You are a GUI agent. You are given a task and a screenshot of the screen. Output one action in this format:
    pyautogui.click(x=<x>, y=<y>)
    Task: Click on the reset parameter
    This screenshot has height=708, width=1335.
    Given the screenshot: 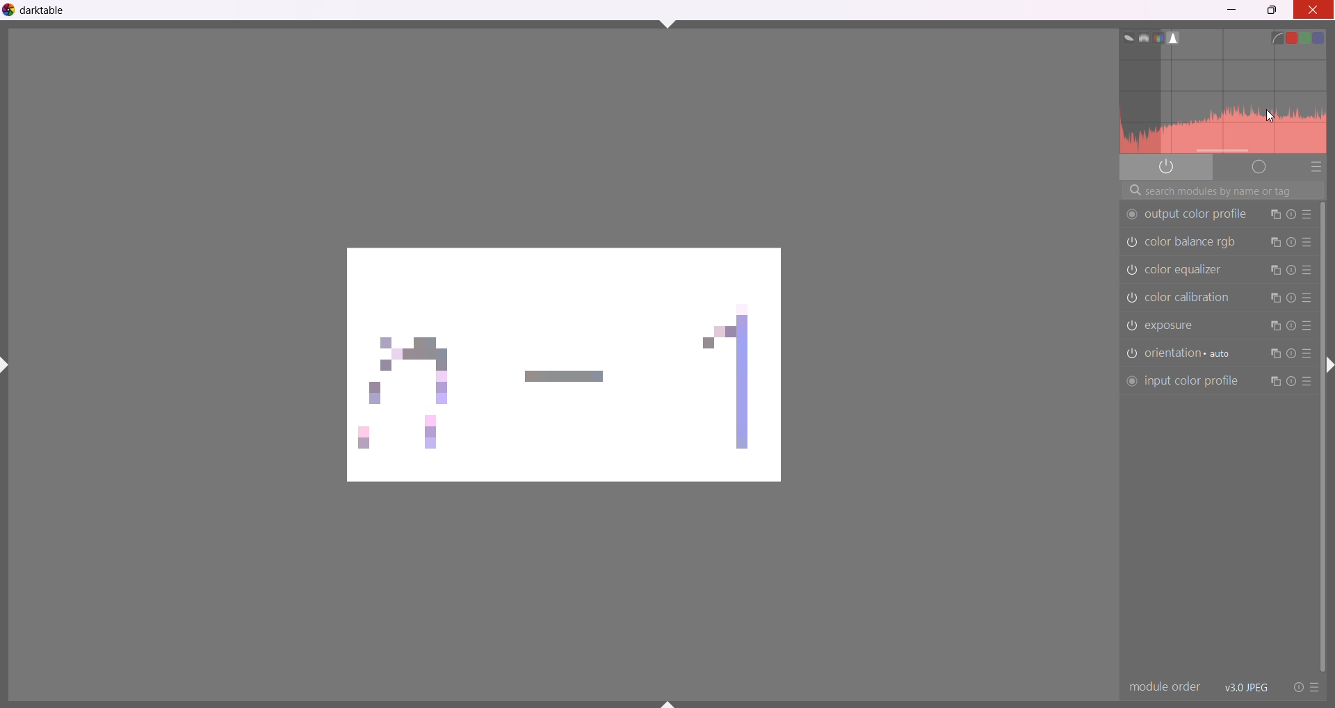 What is the action you would take?
    pyautogui.click(x=1290, y=382)
    